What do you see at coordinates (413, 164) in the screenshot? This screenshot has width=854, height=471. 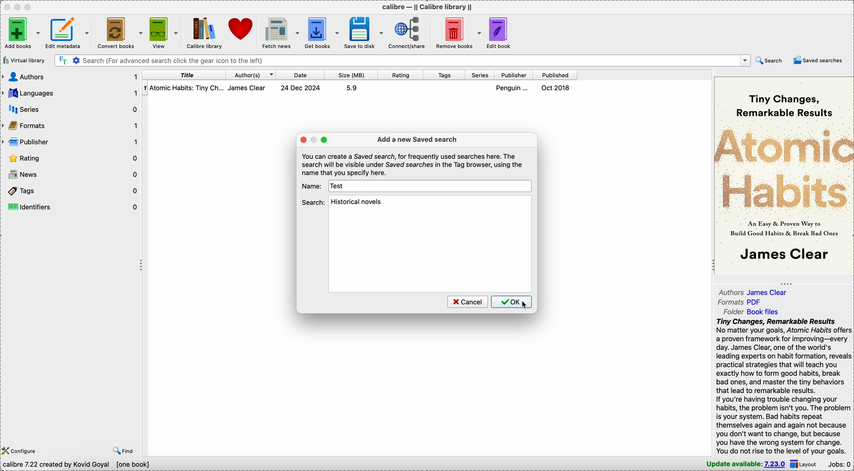 I see `You can create a Saved search, for frequently used searches here. The search will be visible under Saved searches in the Tag browser, using the name that you specify here.` at bounding box center [413, 164].